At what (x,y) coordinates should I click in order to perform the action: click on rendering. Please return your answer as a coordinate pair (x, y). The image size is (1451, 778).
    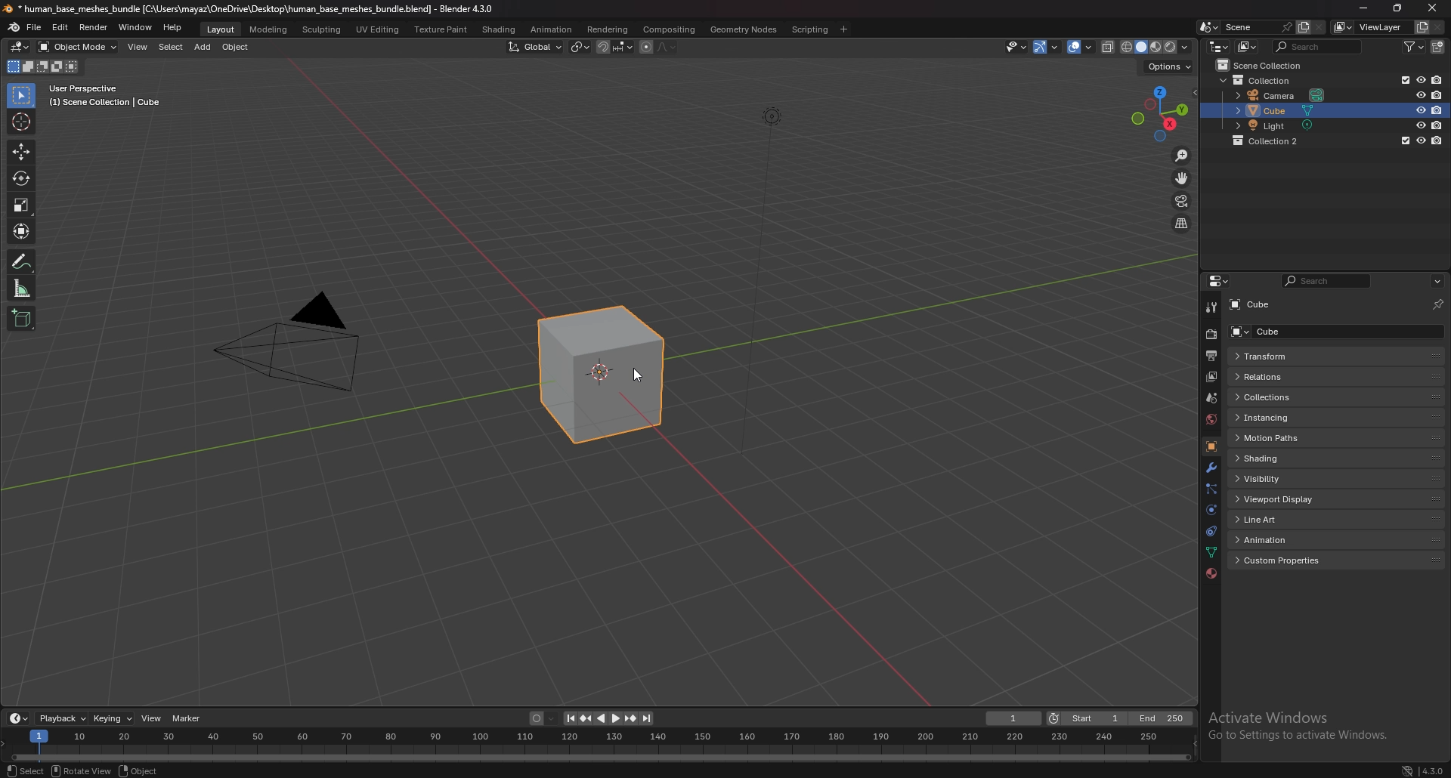
    Looking at the image, I should click on (608, 29).